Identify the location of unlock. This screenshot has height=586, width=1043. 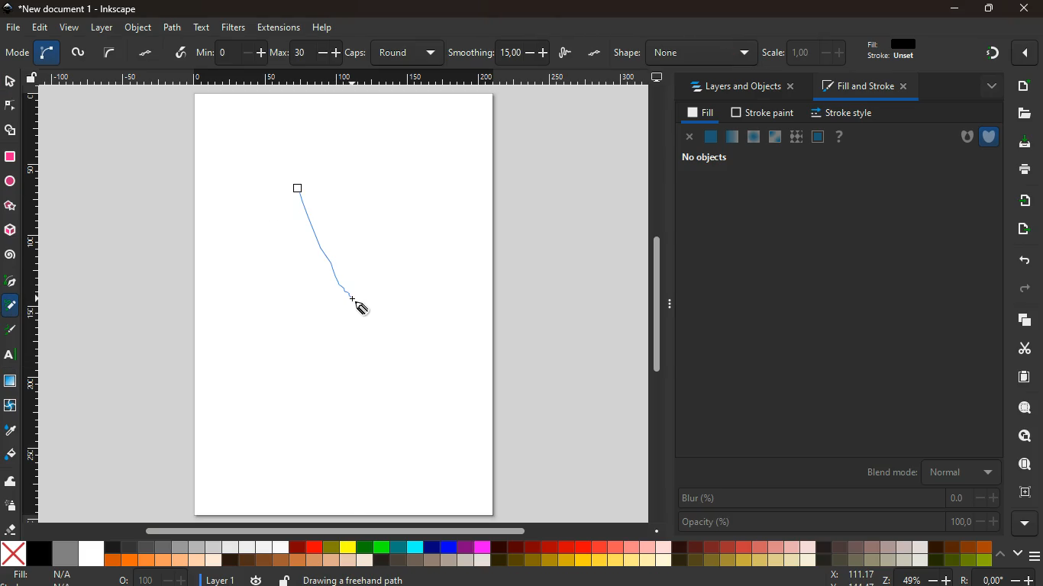
(33, 79).